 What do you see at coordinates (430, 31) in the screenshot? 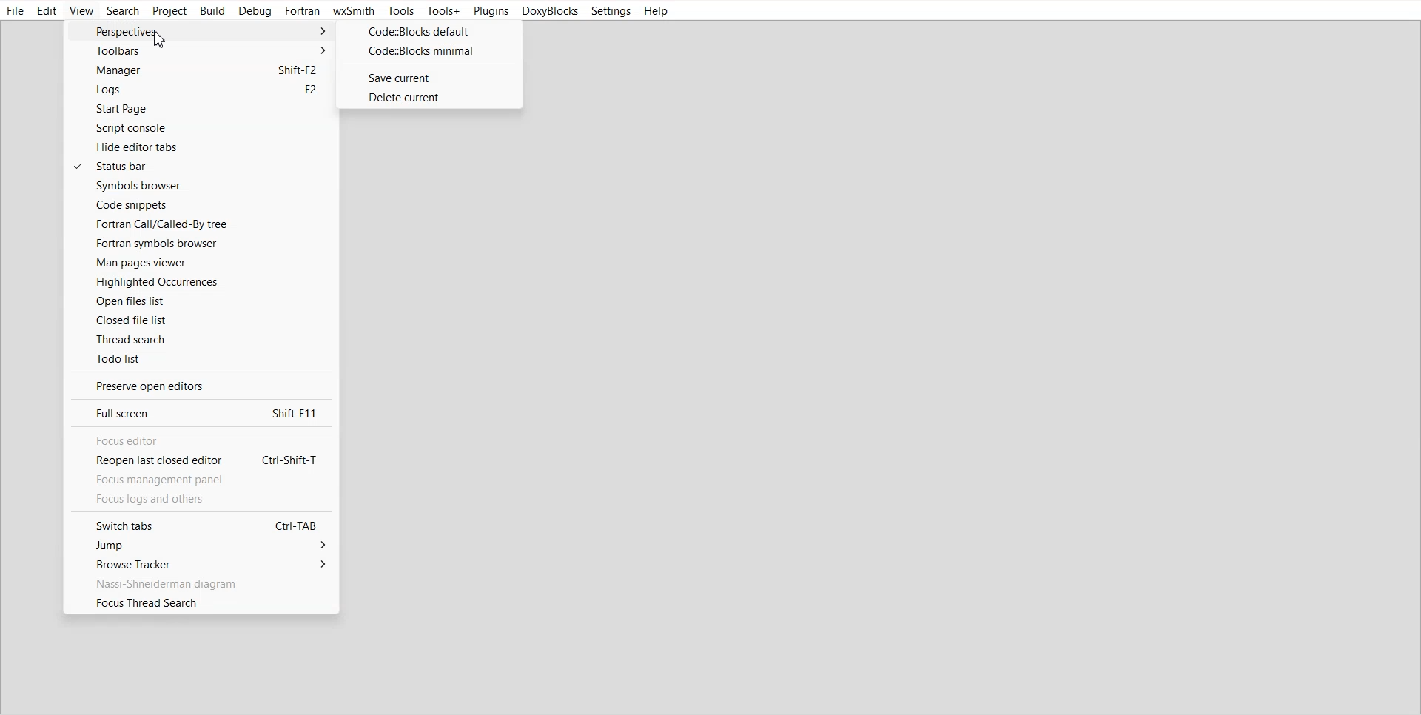
I see `CODE::BLOCK default` at bounding box center [430, 31].